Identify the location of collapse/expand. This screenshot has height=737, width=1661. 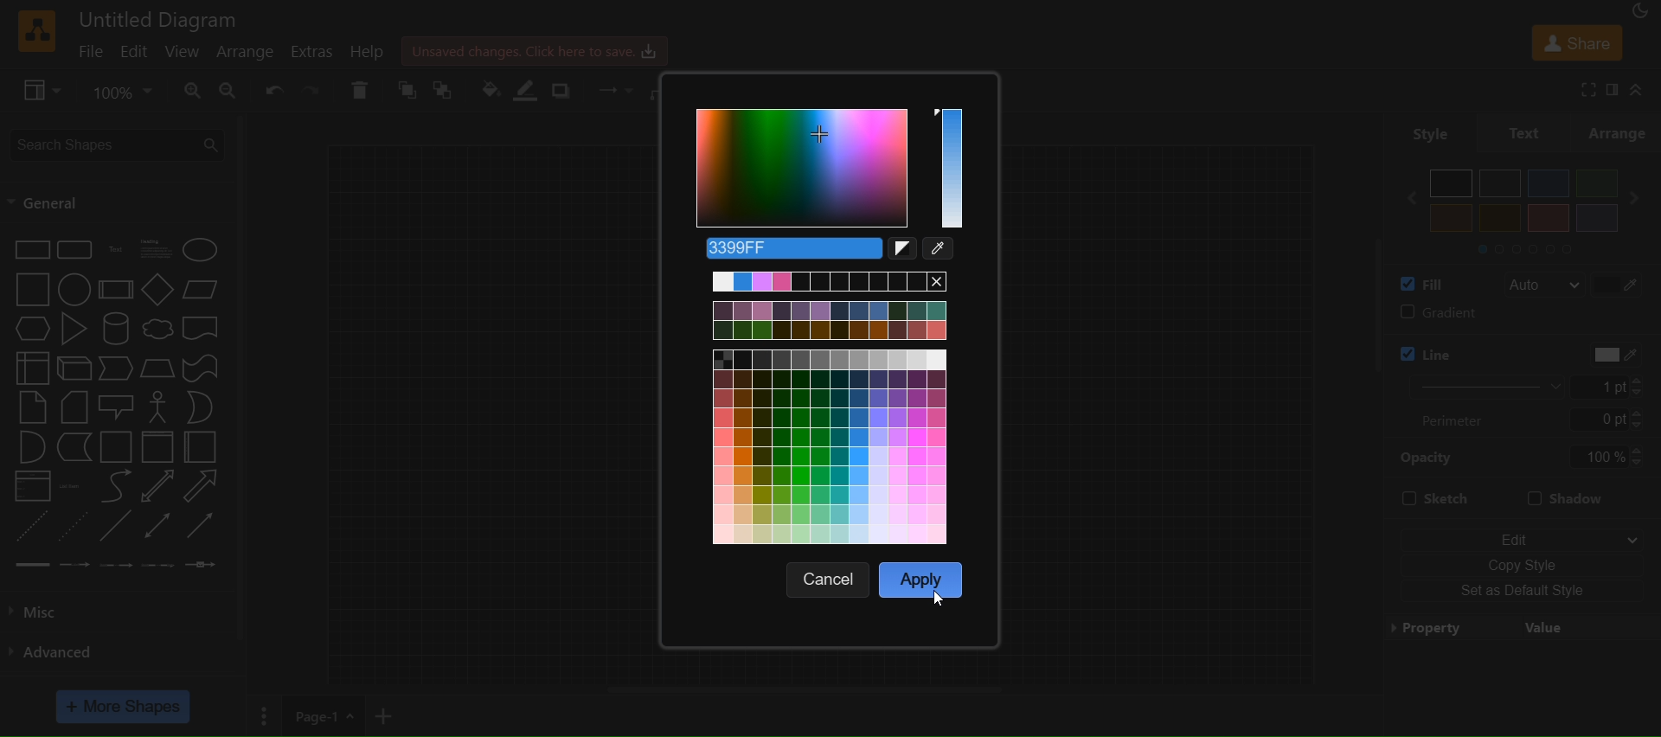
(1645, 90).